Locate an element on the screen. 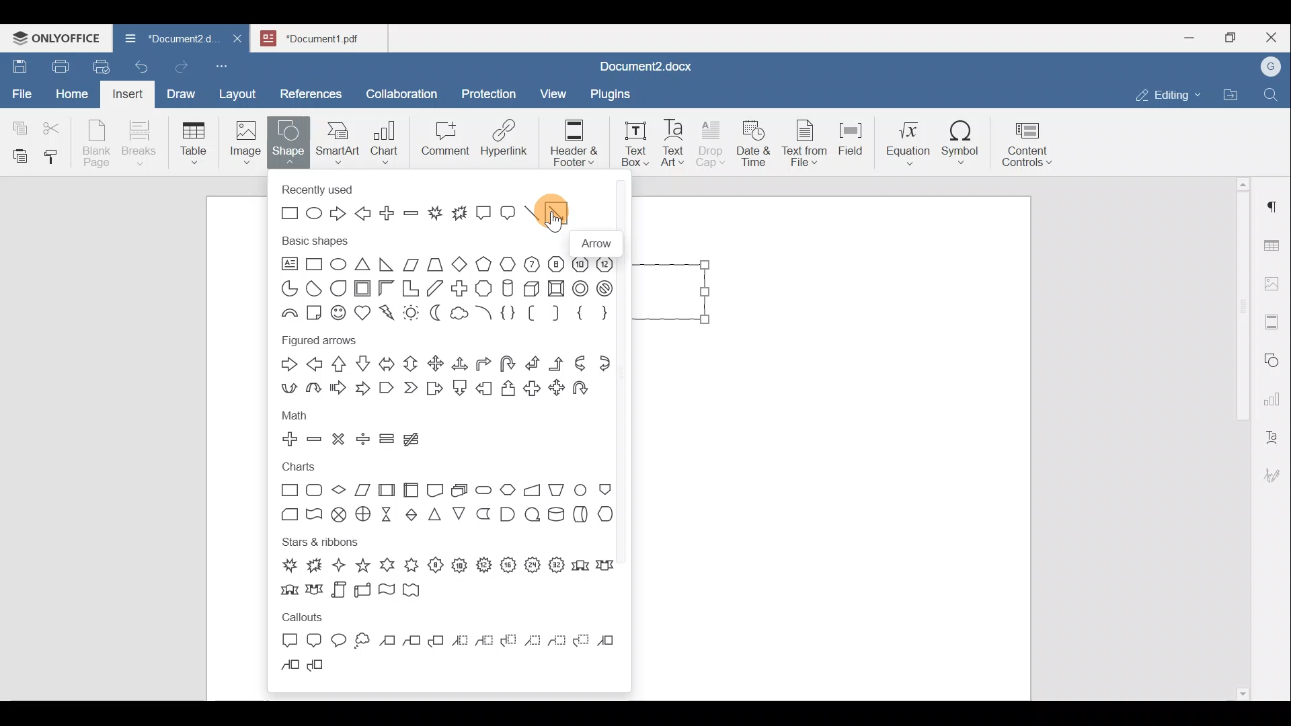  Chart is located at coordinates (382, 144).